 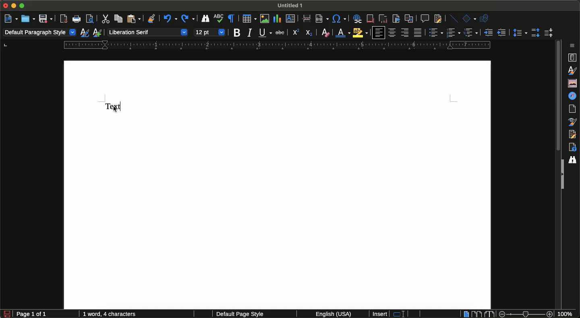 I want to click on Sidebar settings, so click(x=574, y=45).